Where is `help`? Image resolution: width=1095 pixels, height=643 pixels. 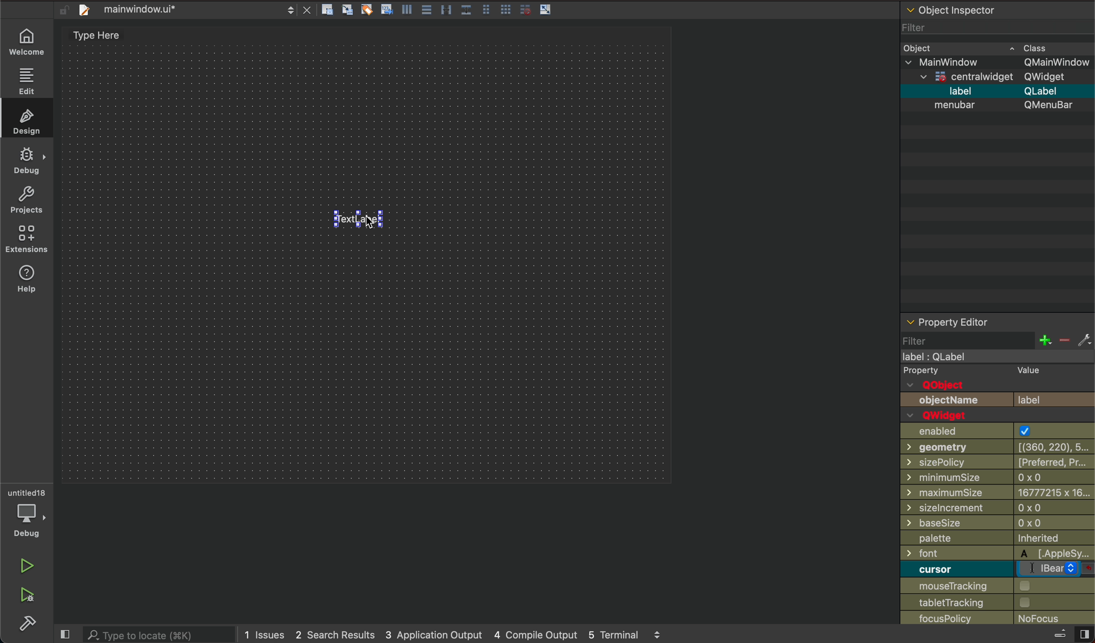
help is located at coordinates (27, 279).